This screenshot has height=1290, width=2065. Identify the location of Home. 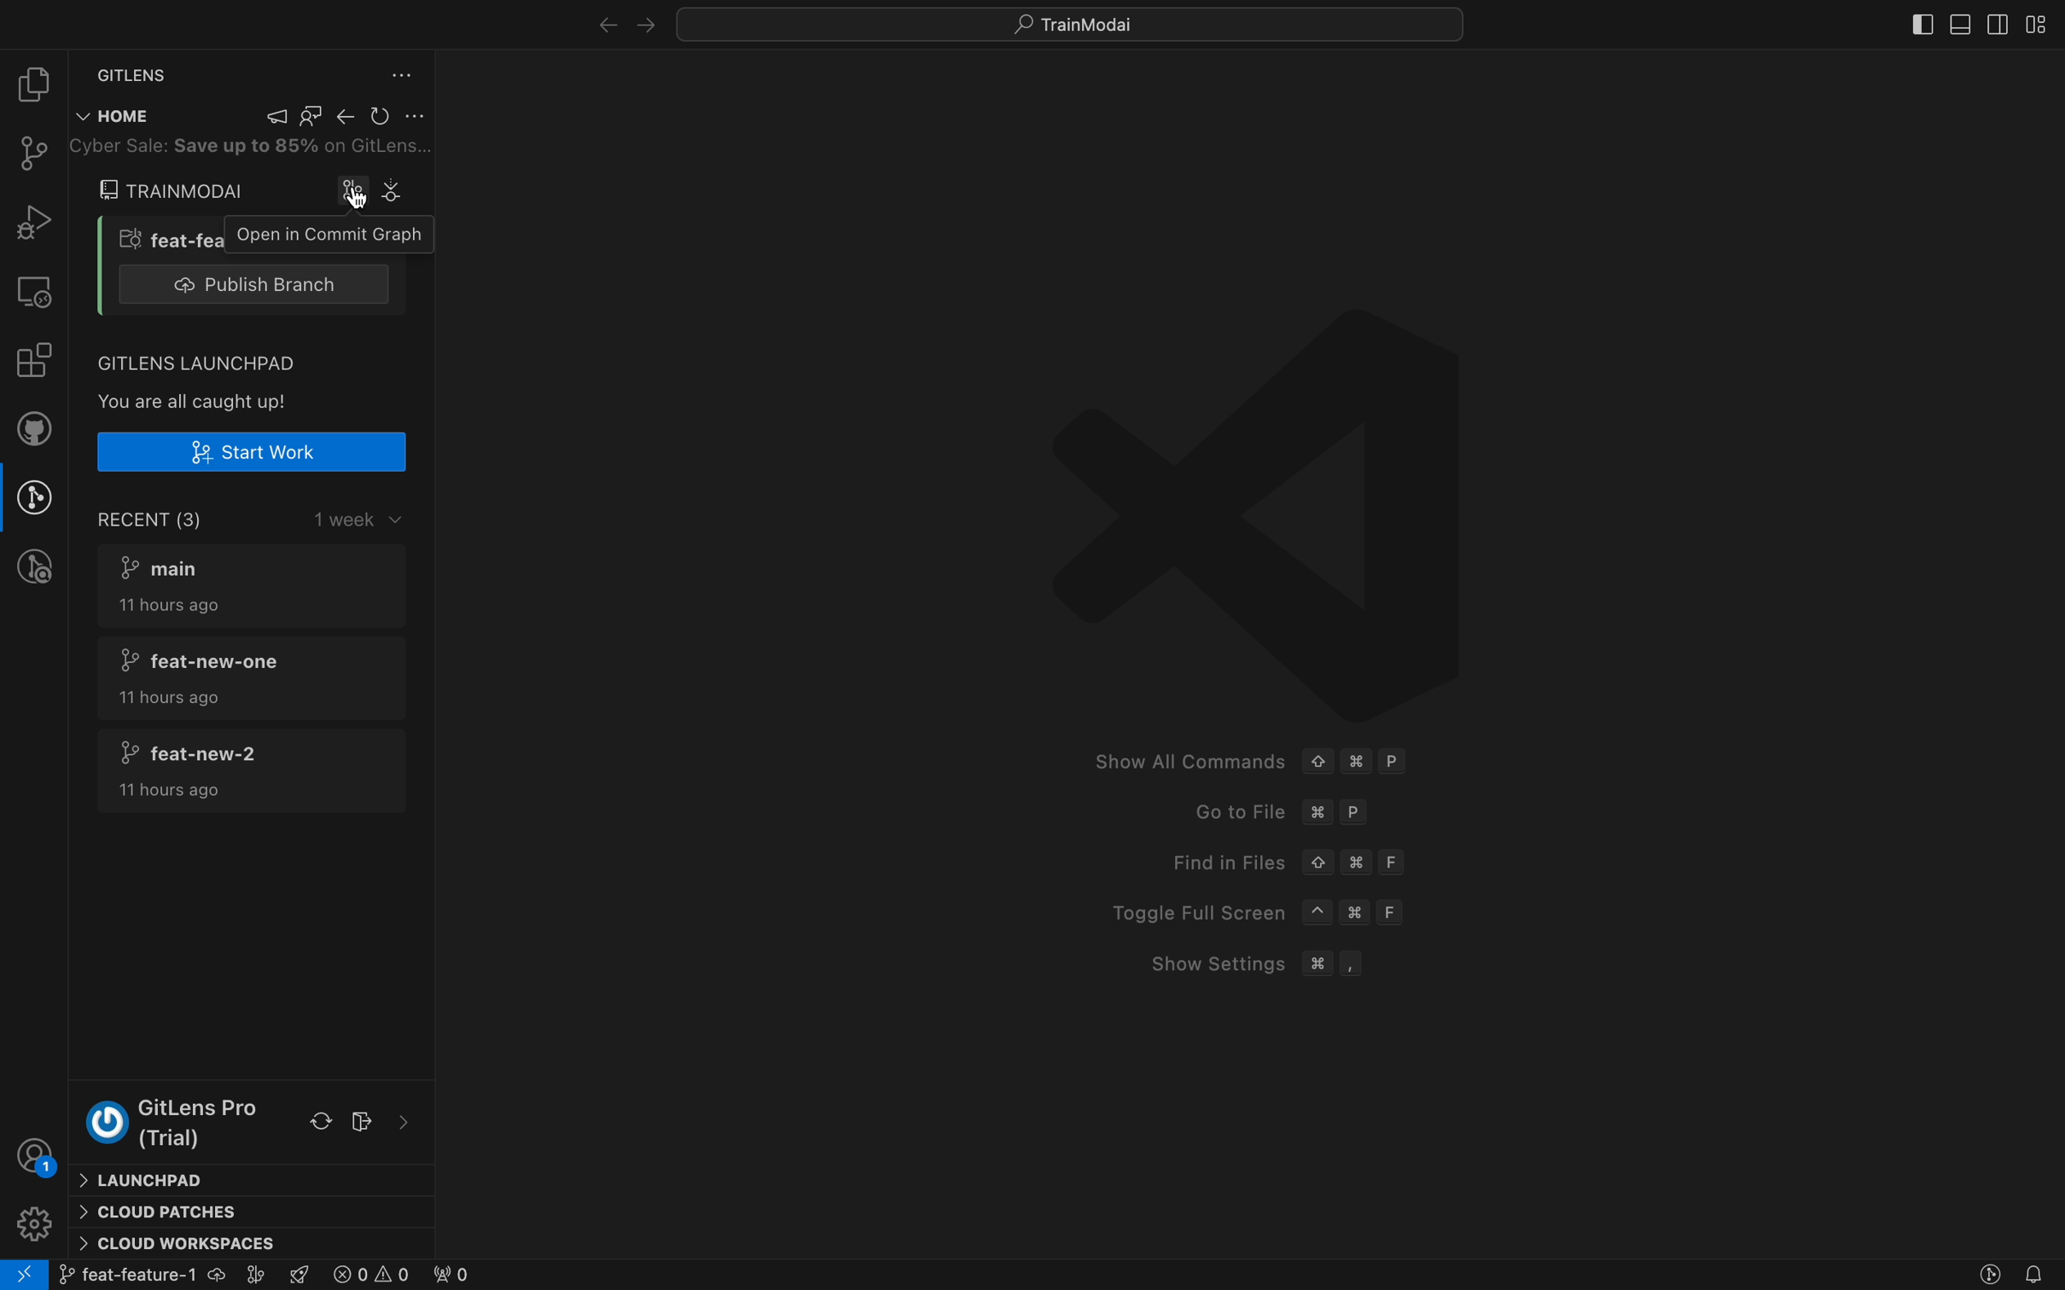
(114, 117).